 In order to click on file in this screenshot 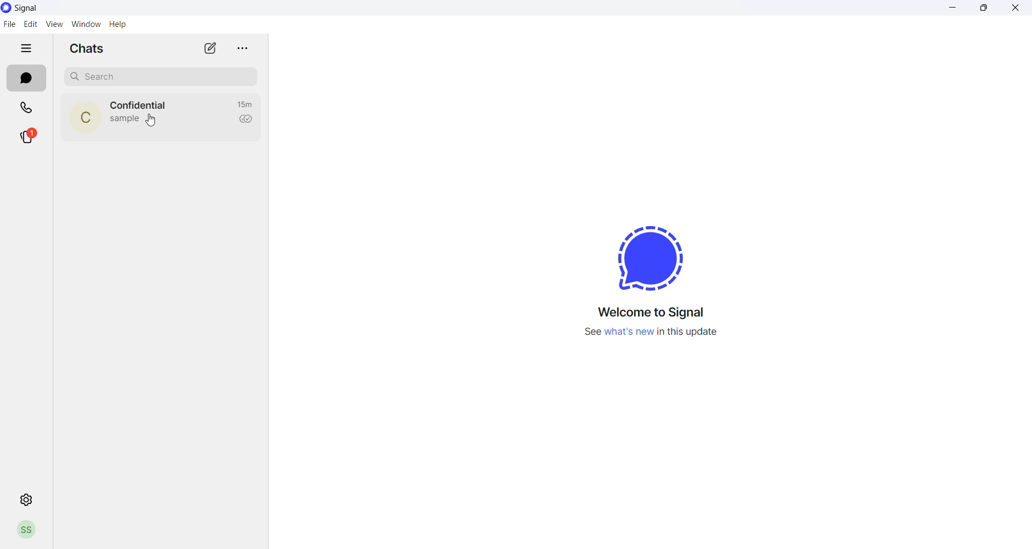, I will do `click(10, 24)`.